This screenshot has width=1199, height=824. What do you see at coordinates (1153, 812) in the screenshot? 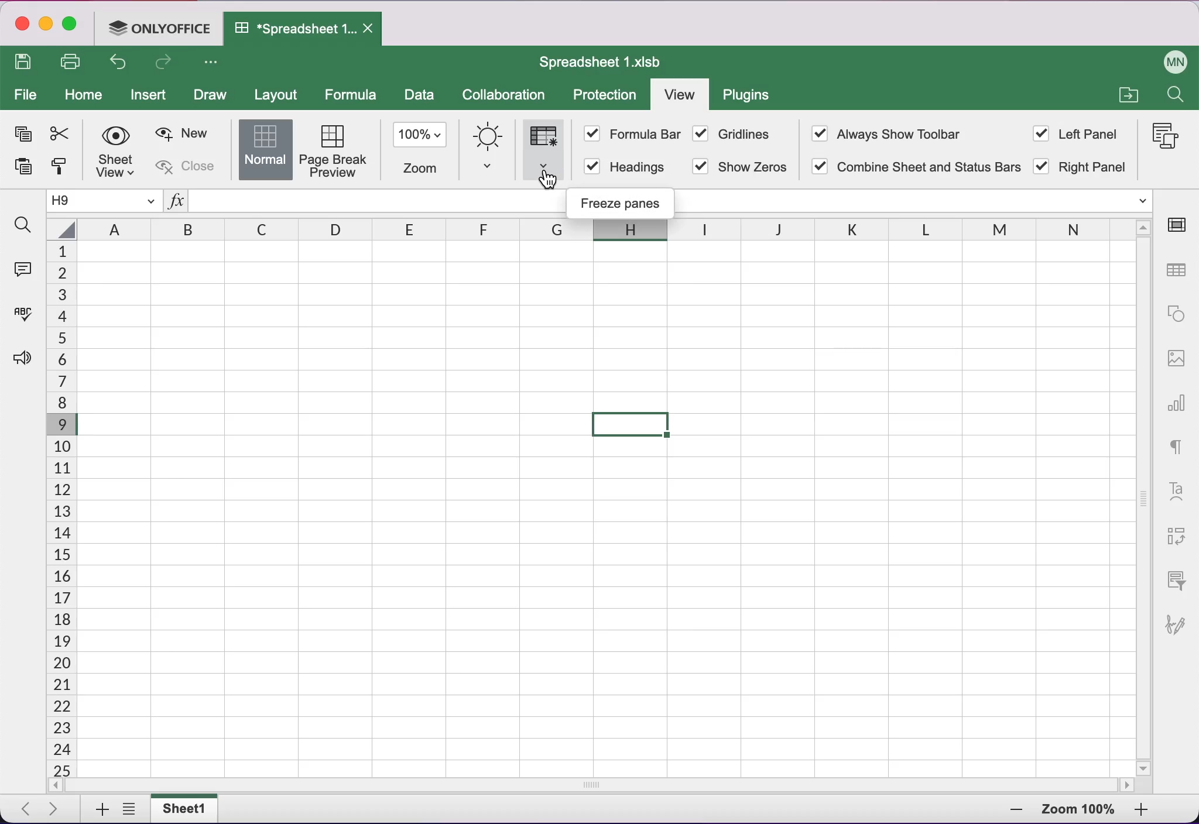
I see `zoom out` at bounding box center [1153, 812].